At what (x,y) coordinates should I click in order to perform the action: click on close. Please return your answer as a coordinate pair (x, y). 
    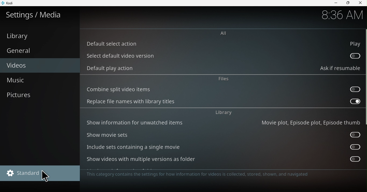
    Looking at the image, I should click on (361, 3).